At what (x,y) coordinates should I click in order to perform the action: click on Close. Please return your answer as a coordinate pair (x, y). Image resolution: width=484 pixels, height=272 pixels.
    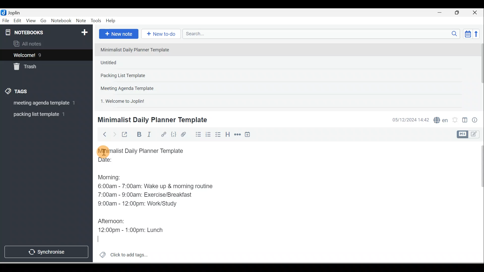
    Looking at the image, I should click on (476, 13).